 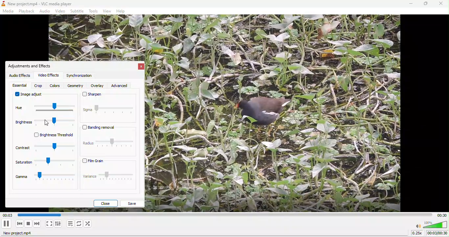 I want to click on close, so click(x=142, y=67).